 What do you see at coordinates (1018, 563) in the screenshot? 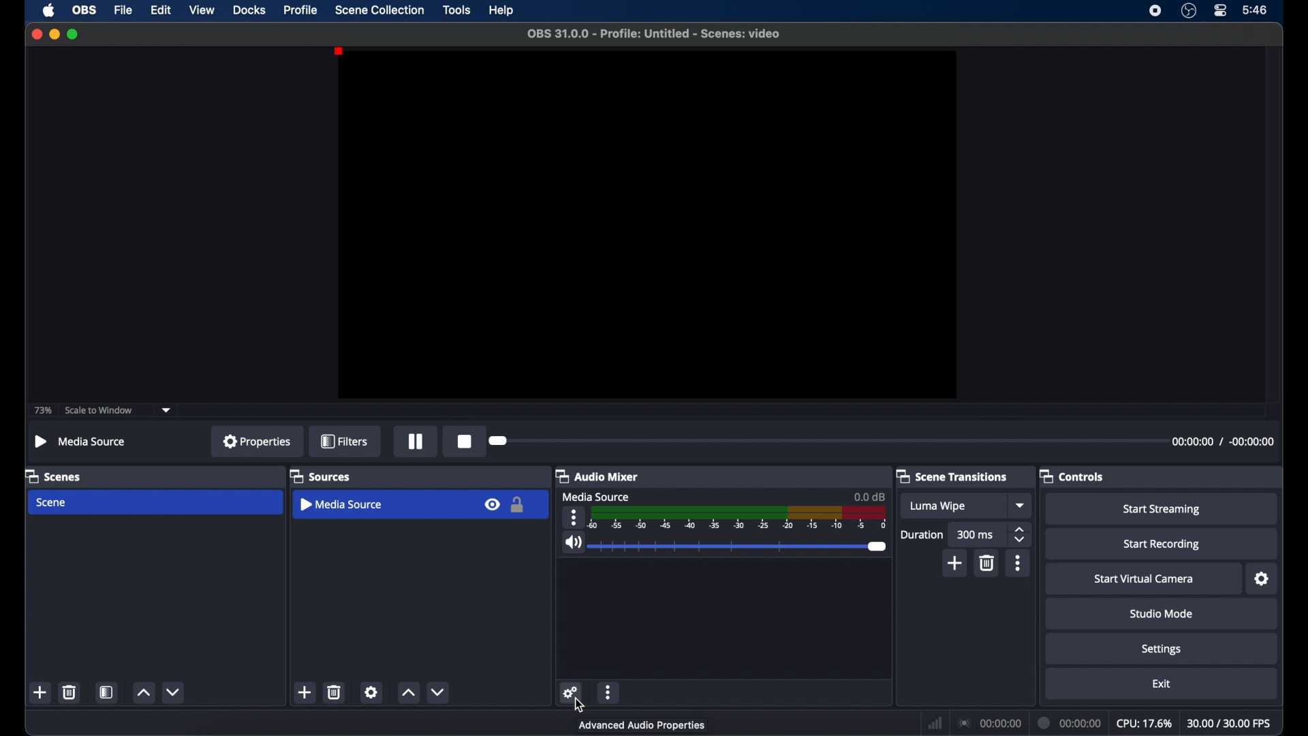
I see `more options` at bounding box center [1018, 563].